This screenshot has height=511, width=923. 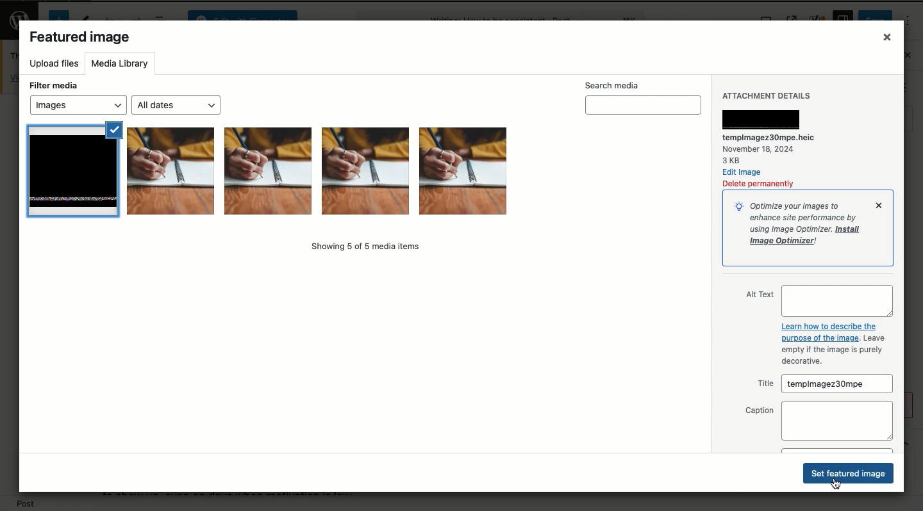 What do you see at coordinates (826, 327) in the screenshot?
I see `Learn how to describe the` at bounding box center [826, 327].